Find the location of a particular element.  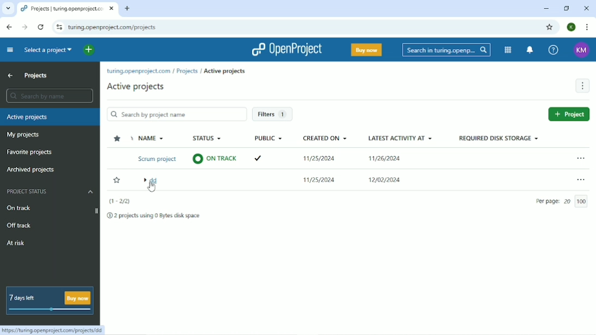

Off track is located at coordinates (21, 226).